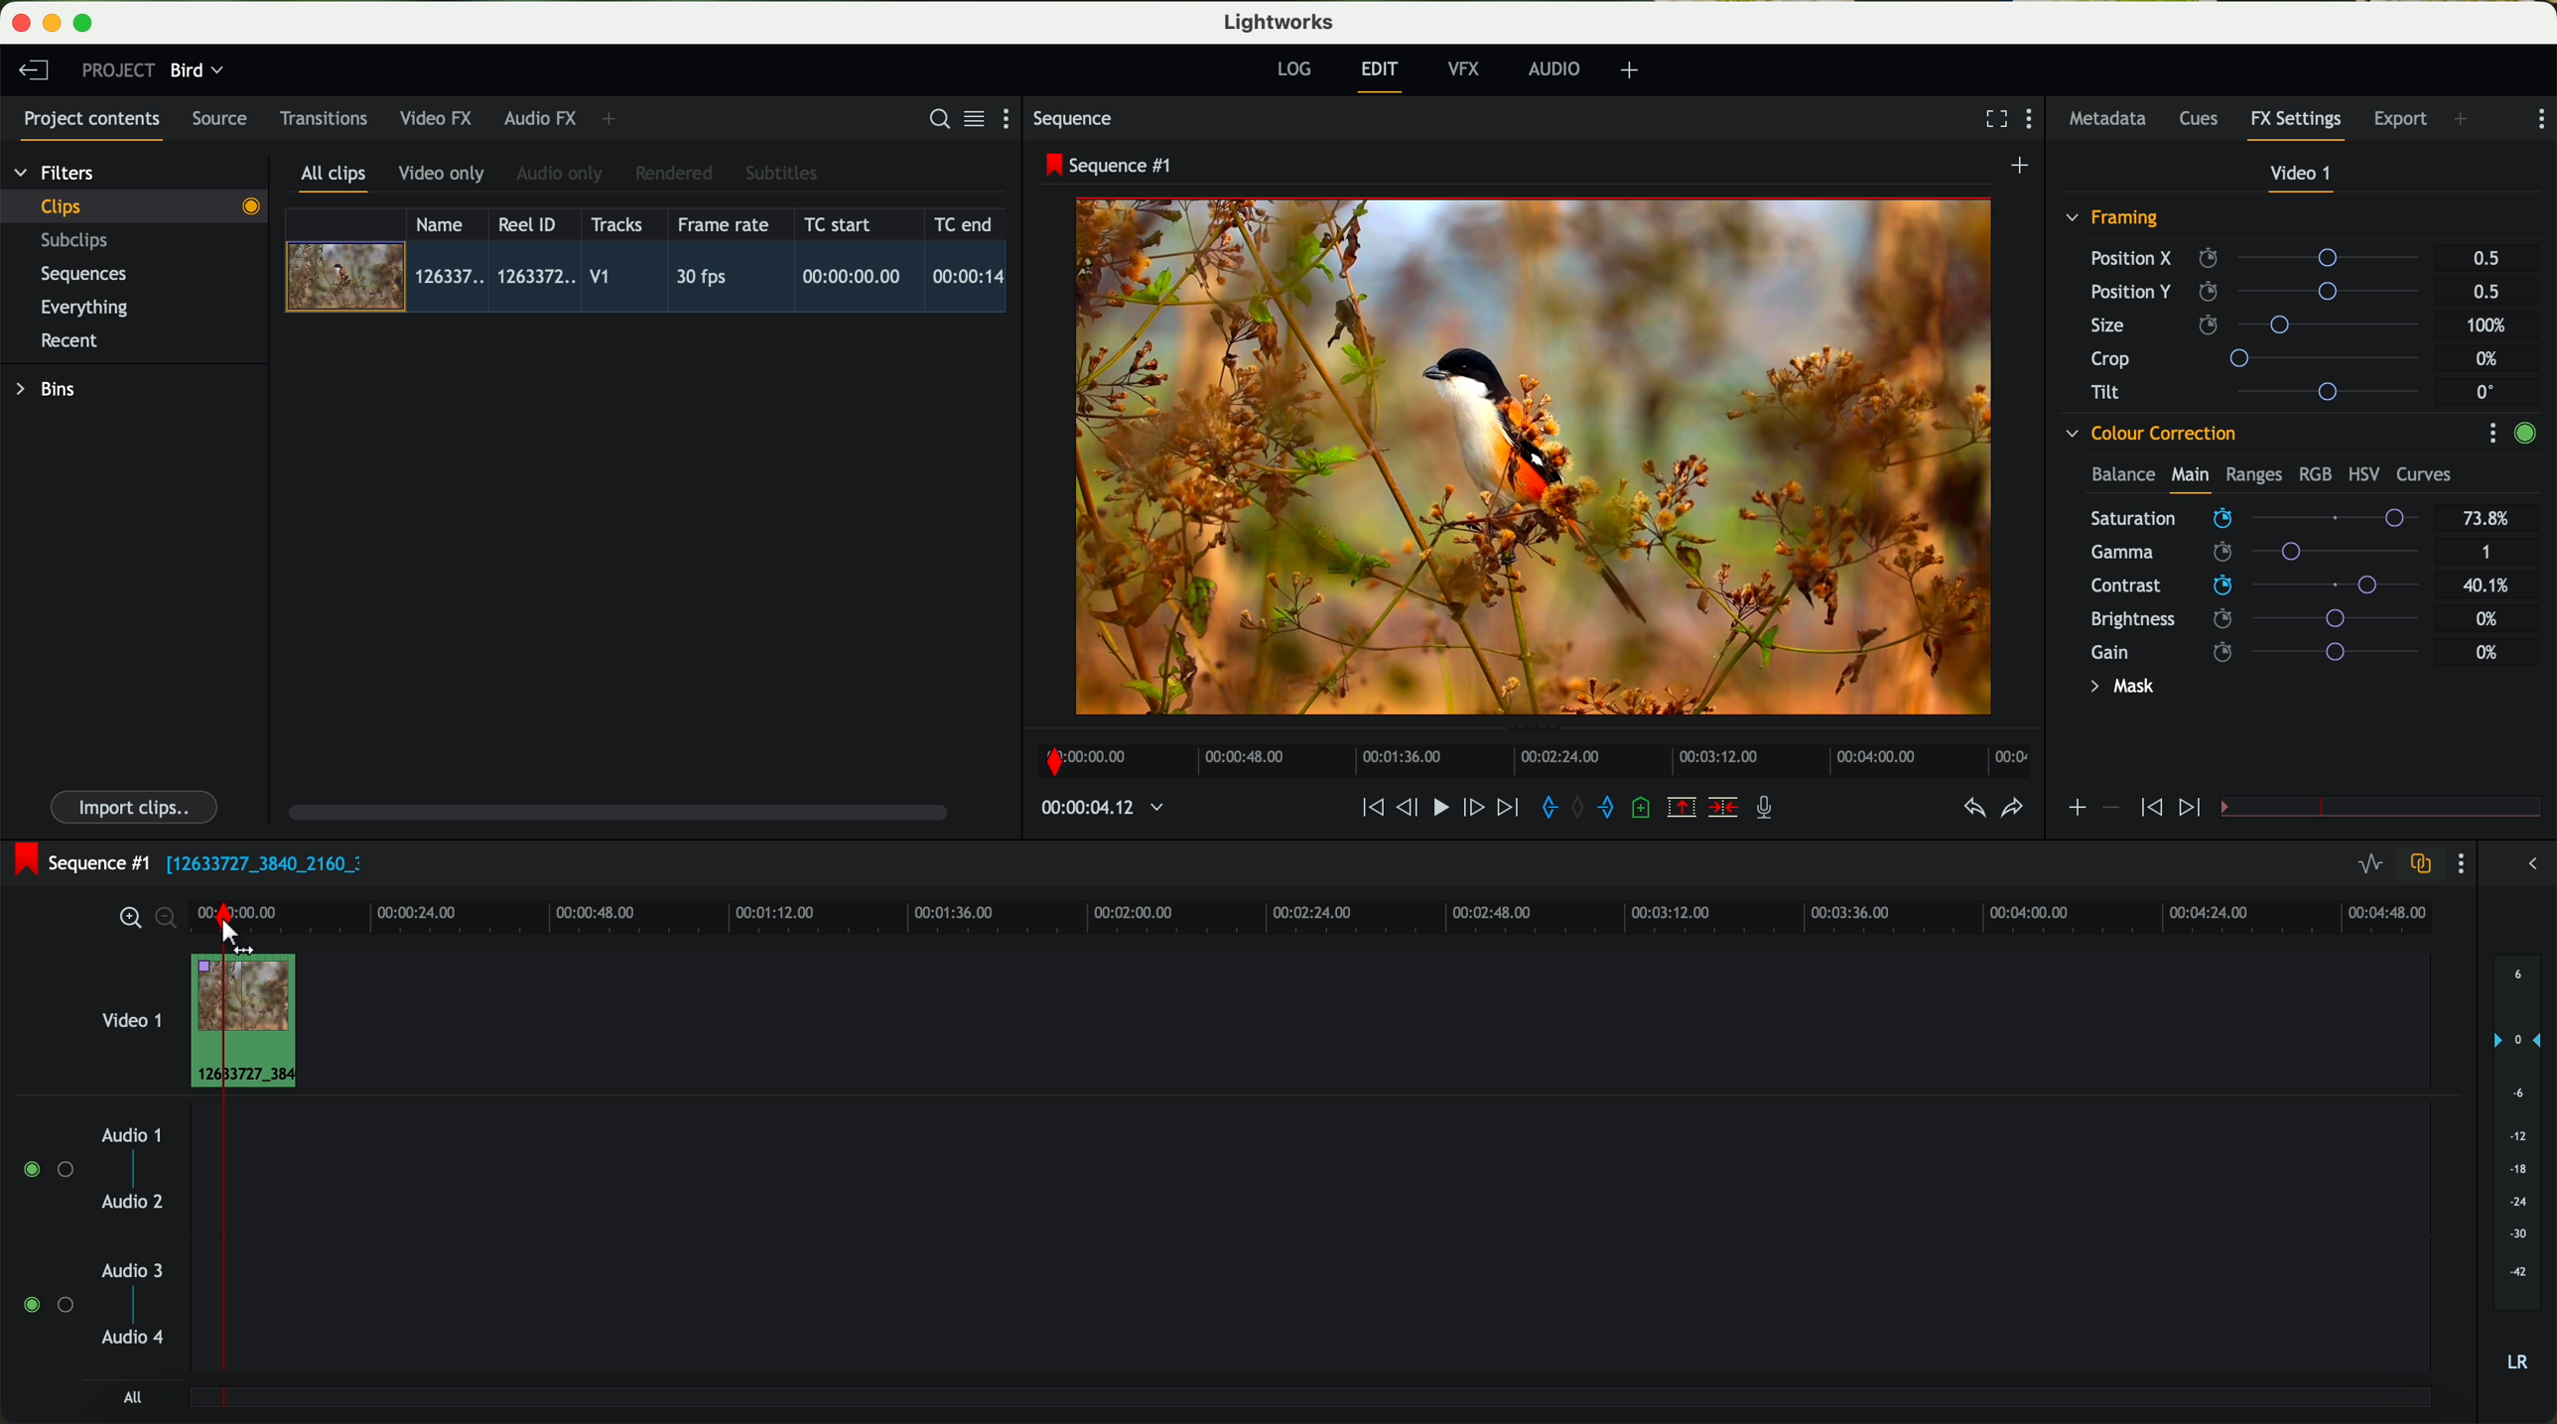  I want to click on click on contrast, so click(2255, 587).